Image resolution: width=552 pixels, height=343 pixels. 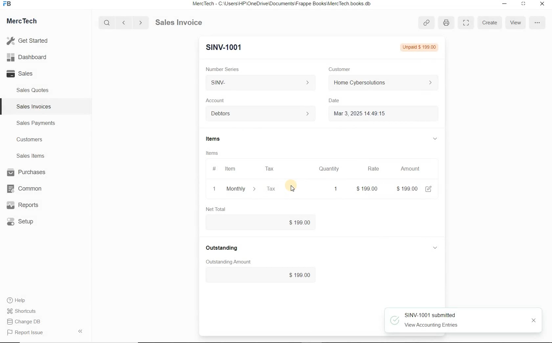 What do you see at coordinates (359, 113) in the screenshot?
I see `Mar 3, 2025 14:49:15` at bounding box center [359, 113].